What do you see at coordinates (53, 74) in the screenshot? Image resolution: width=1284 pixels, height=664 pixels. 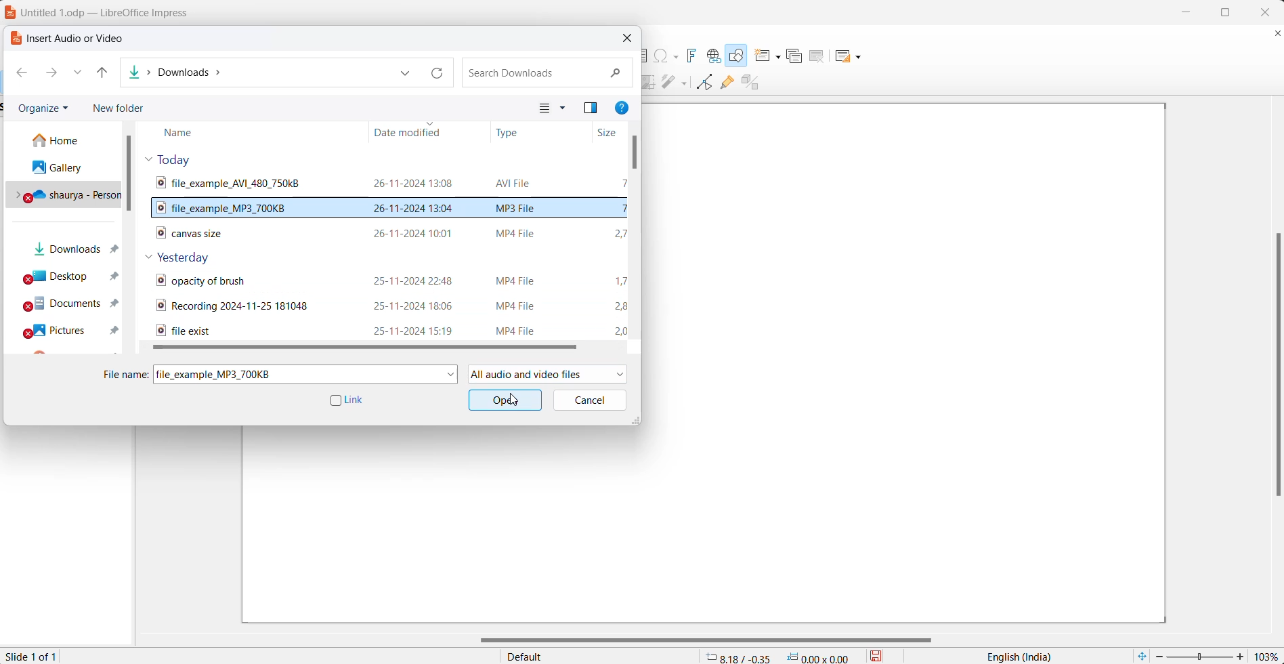 I see `go forward` at bounding box center [53, 74].